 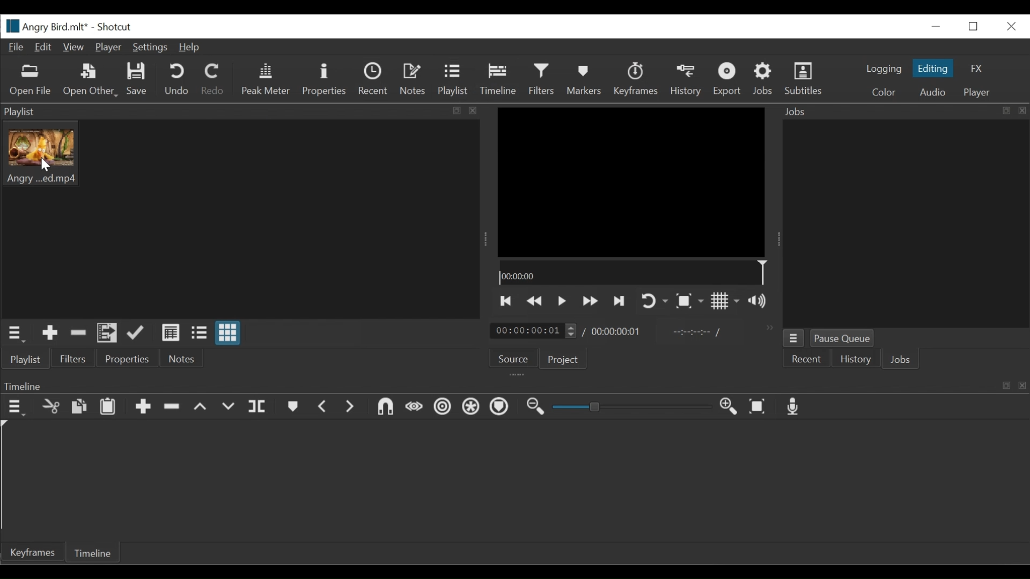 I want to click on Filters, so click(x=542, y=79).